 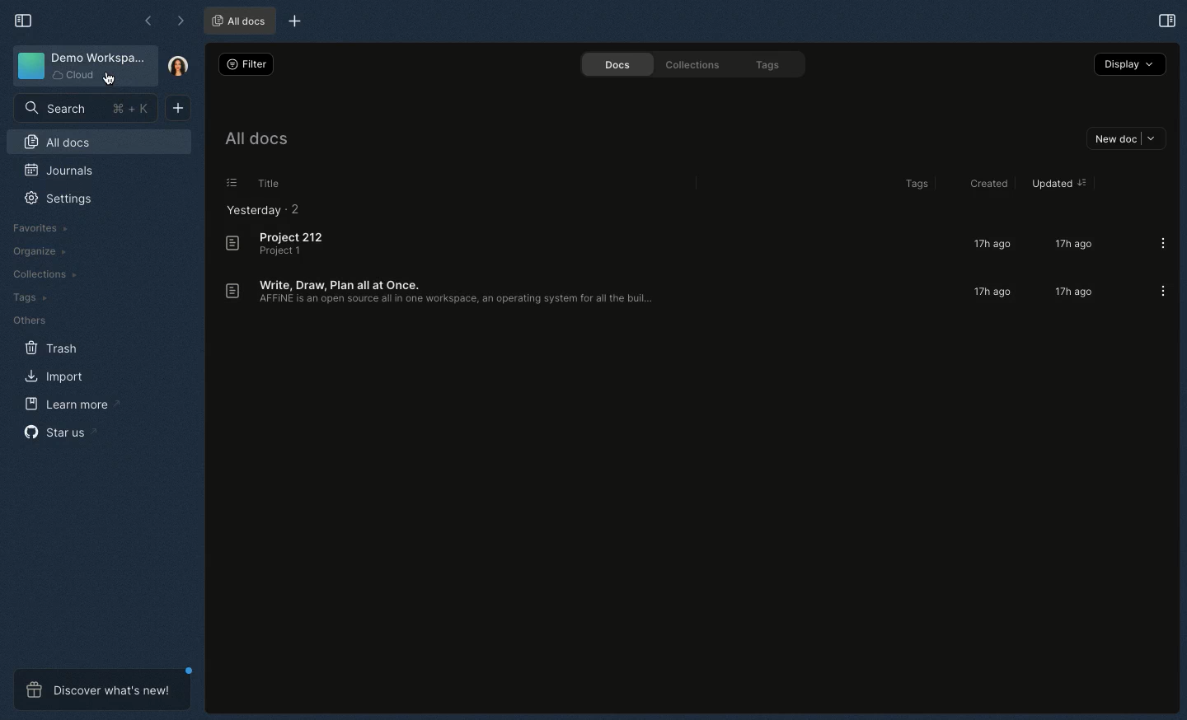 I want to click on Created, so click(x=977, y=182).